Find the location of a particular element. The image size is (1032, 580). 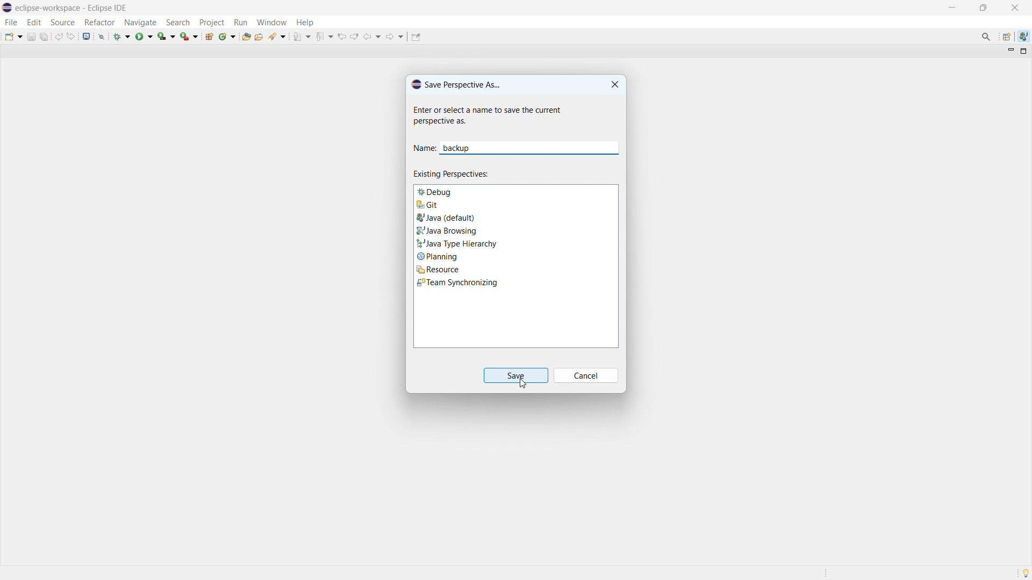

coverage is located at coordinates (167, 35).